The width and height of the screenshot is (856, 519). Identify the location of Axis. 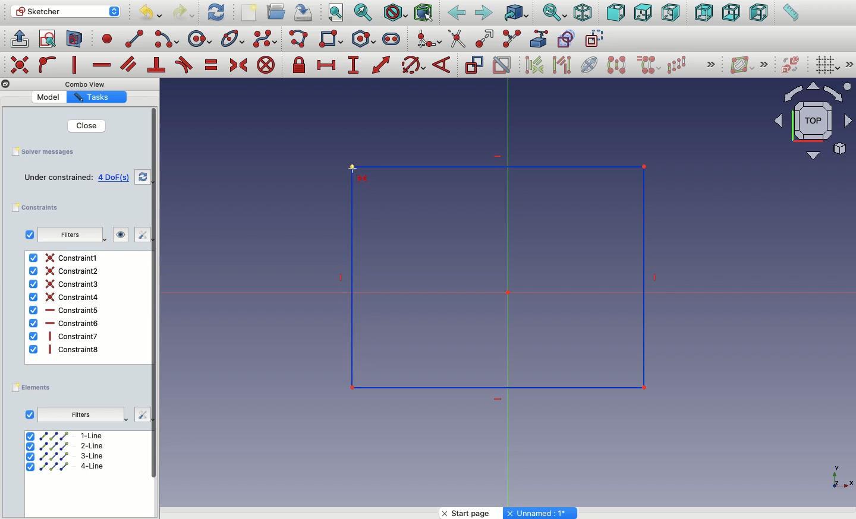
(840, 473).